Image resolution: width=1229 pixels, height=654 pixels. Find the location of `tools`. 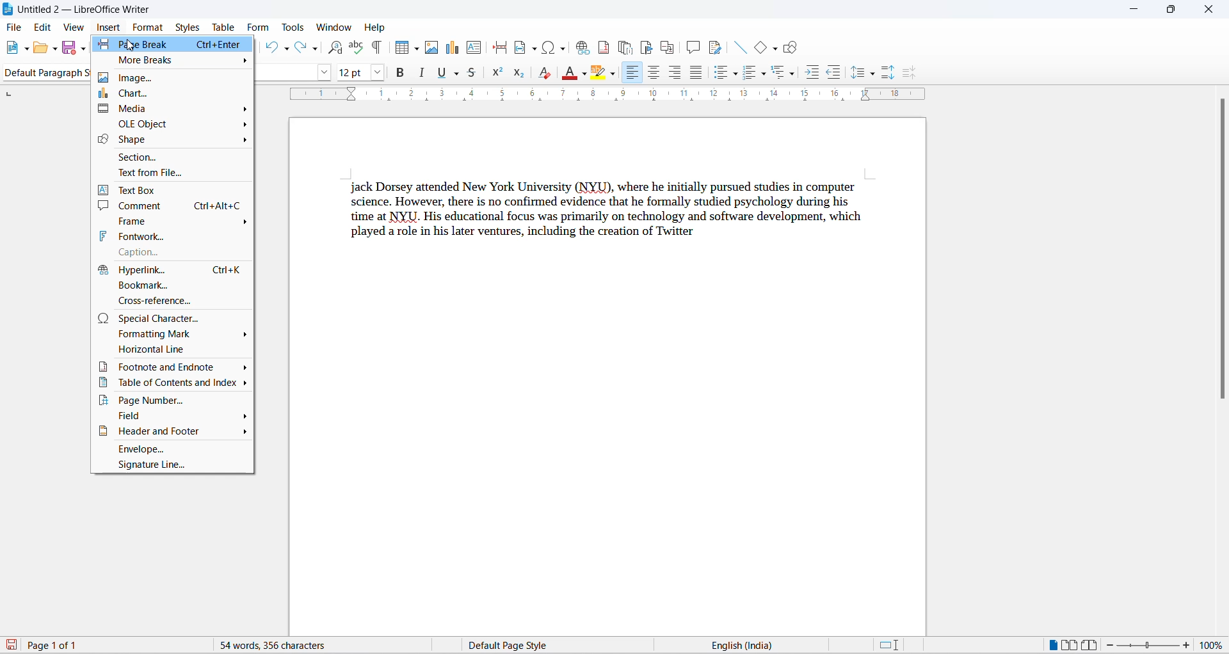

tools is located at coordinates (294, 28).